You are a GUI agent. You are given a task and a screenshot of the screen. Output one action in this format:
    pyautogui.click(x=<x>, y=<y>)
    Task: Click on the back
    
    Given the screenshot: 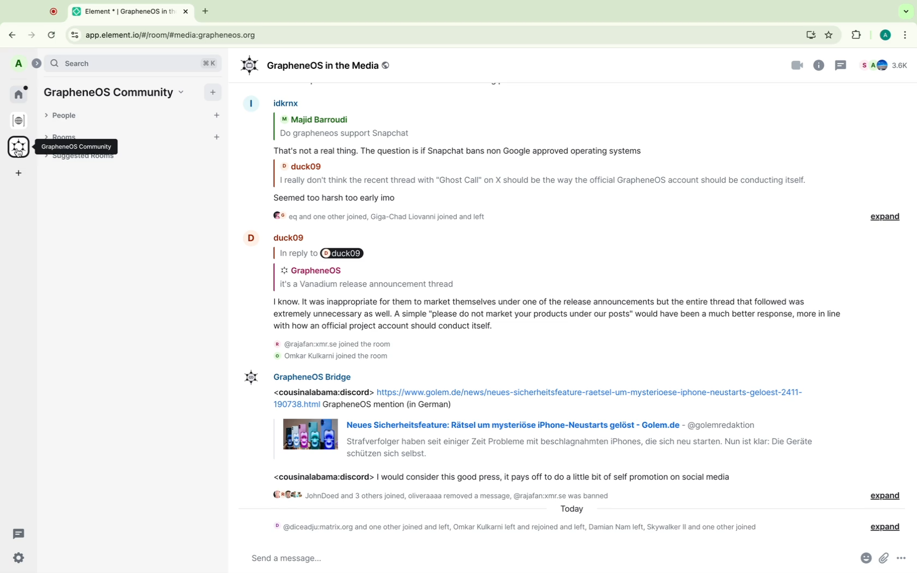 What is the action you would take?
    pyautogui.click(x=14, y=33)
    